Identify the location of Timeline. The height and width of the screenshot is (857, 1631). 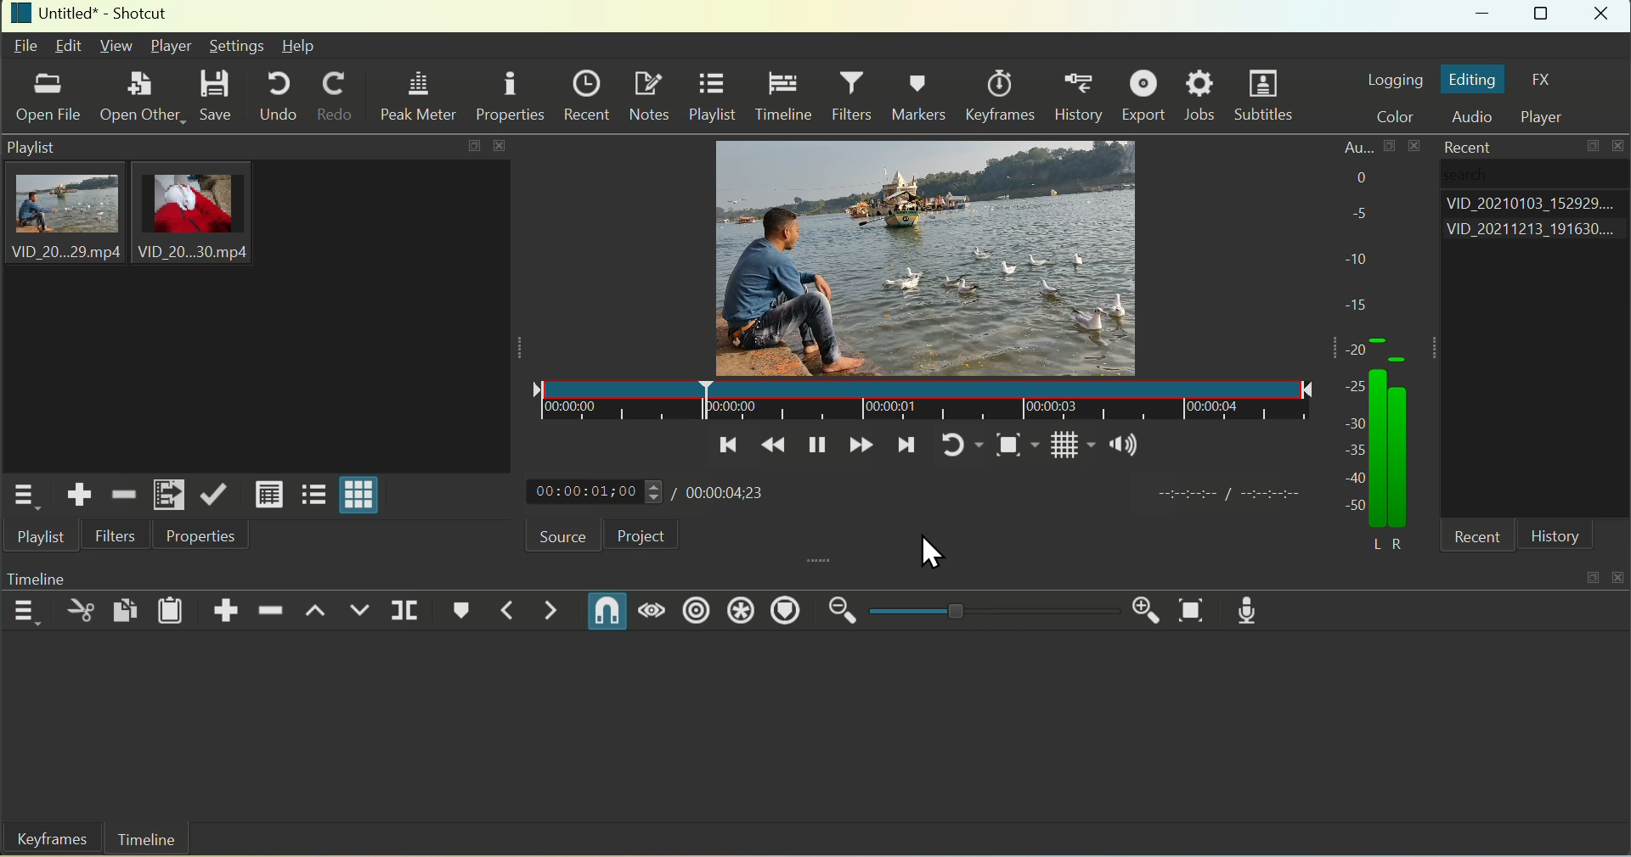
(782, 97).